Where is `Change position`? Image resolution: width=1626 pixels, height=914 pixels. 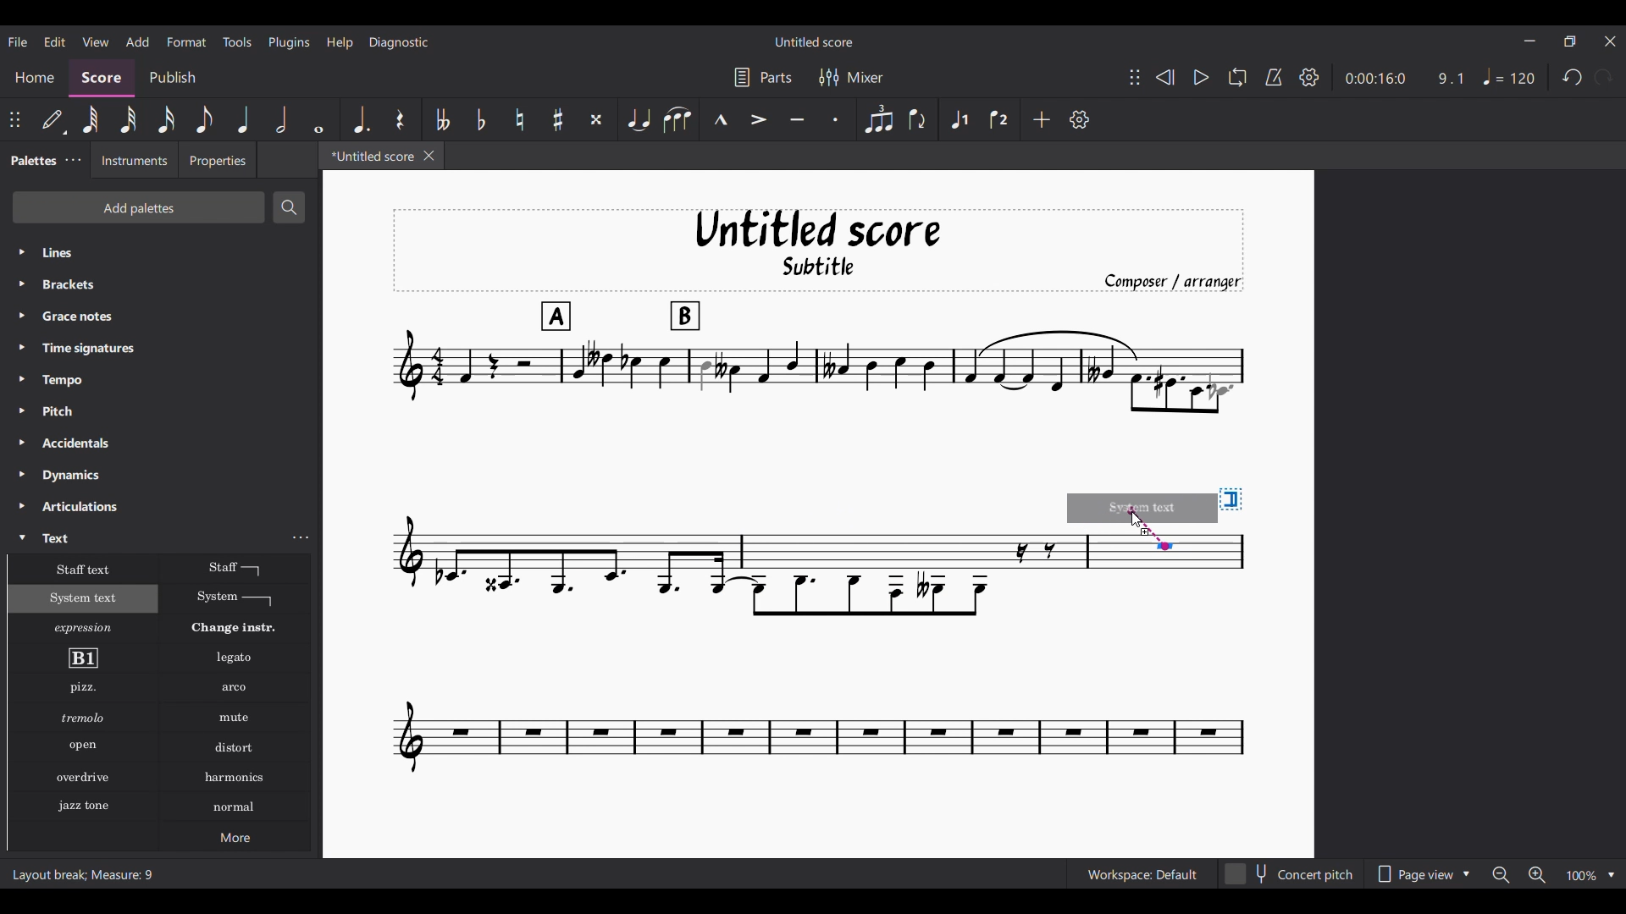
Change position is located at coordinates (1135, 77).